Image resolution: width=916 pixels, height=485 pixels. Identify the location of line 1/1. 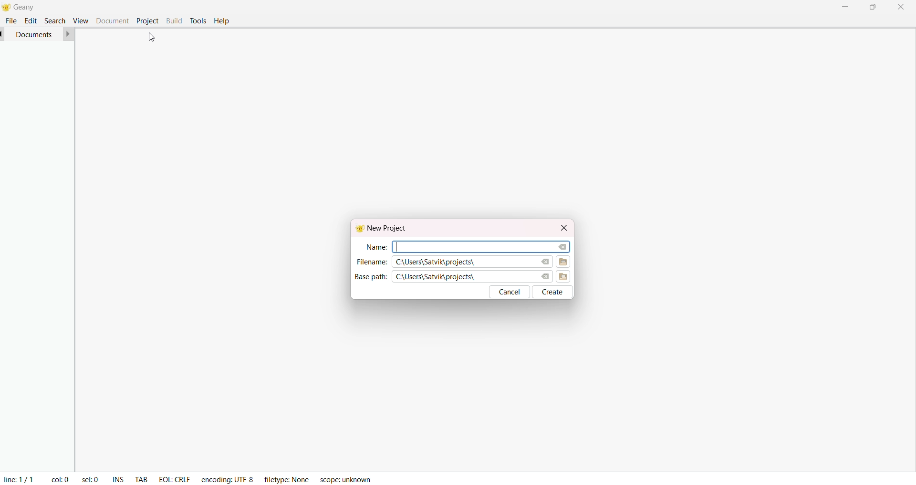
(18, 478).